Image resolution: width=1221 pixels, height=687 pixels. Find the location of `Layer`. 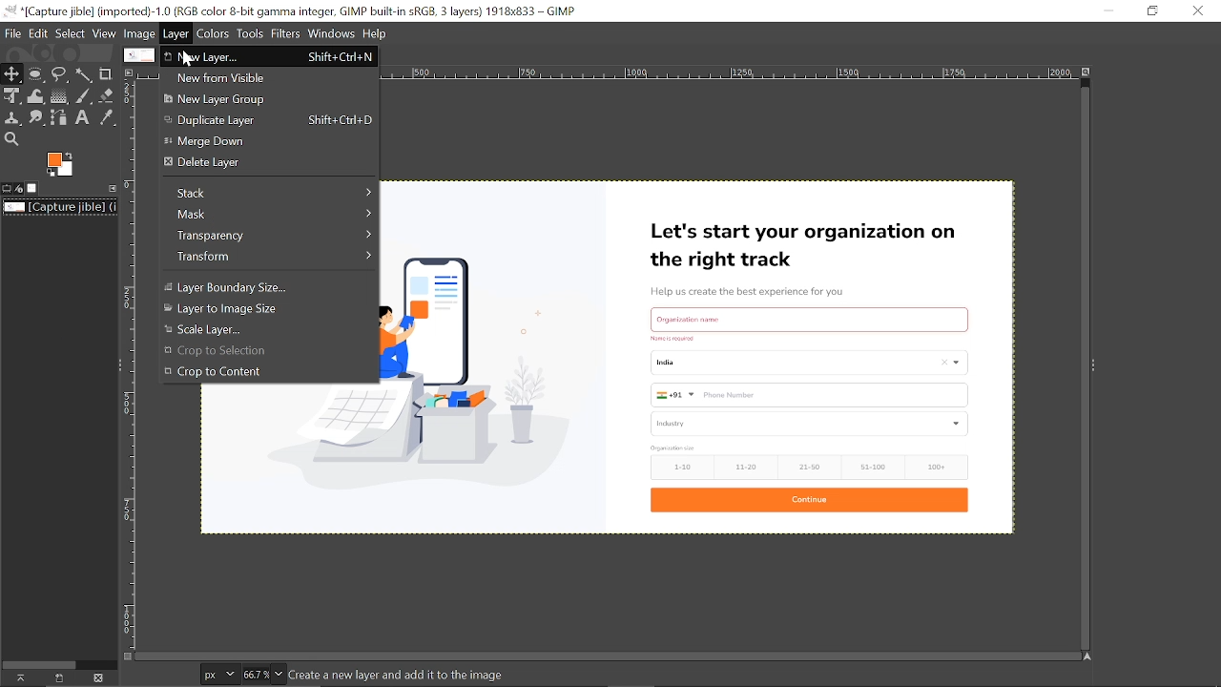

Layer is located at coordinates (177, 32).